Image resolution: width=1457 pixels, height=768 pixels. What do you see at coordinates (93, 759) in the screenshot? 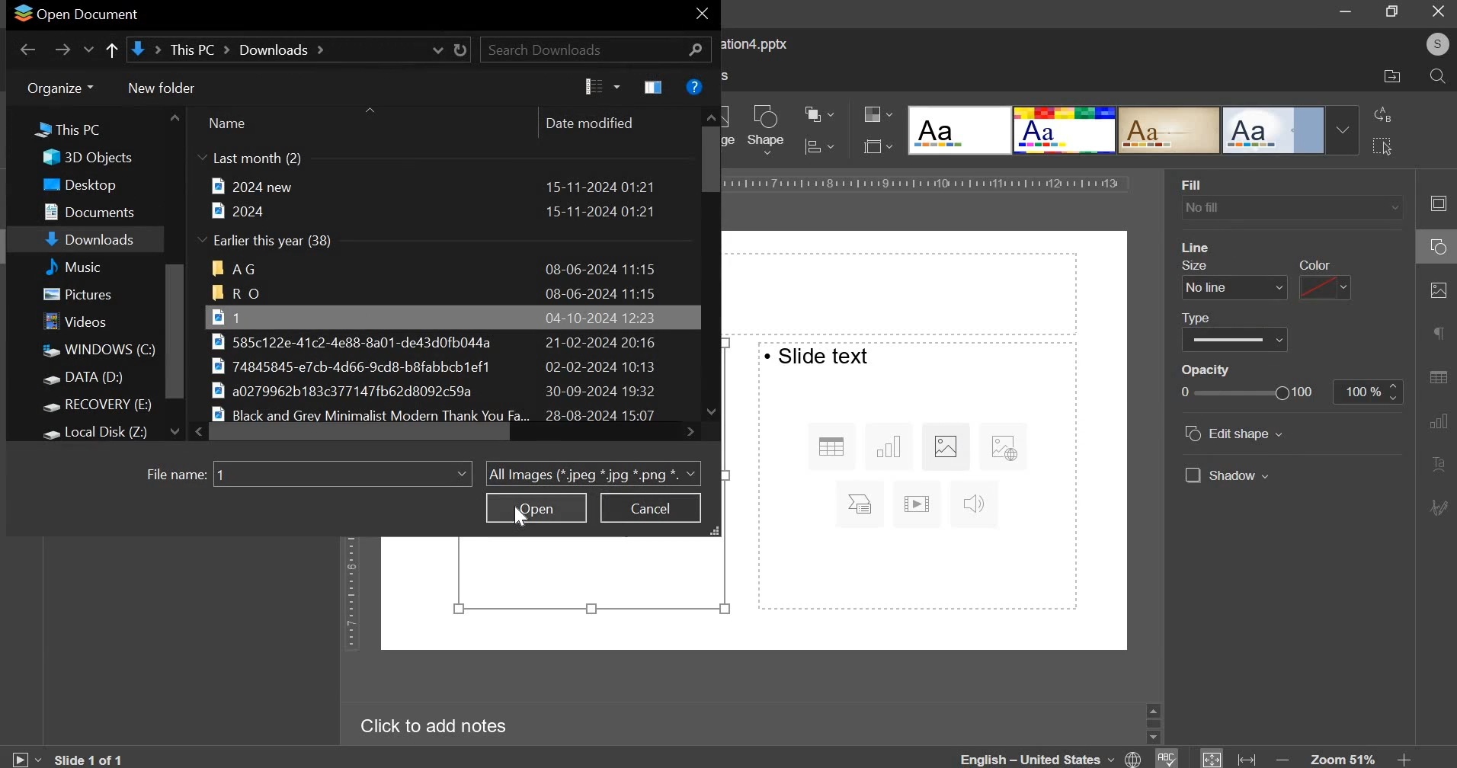
I see `current slide number` at bounding box center [93, 759].